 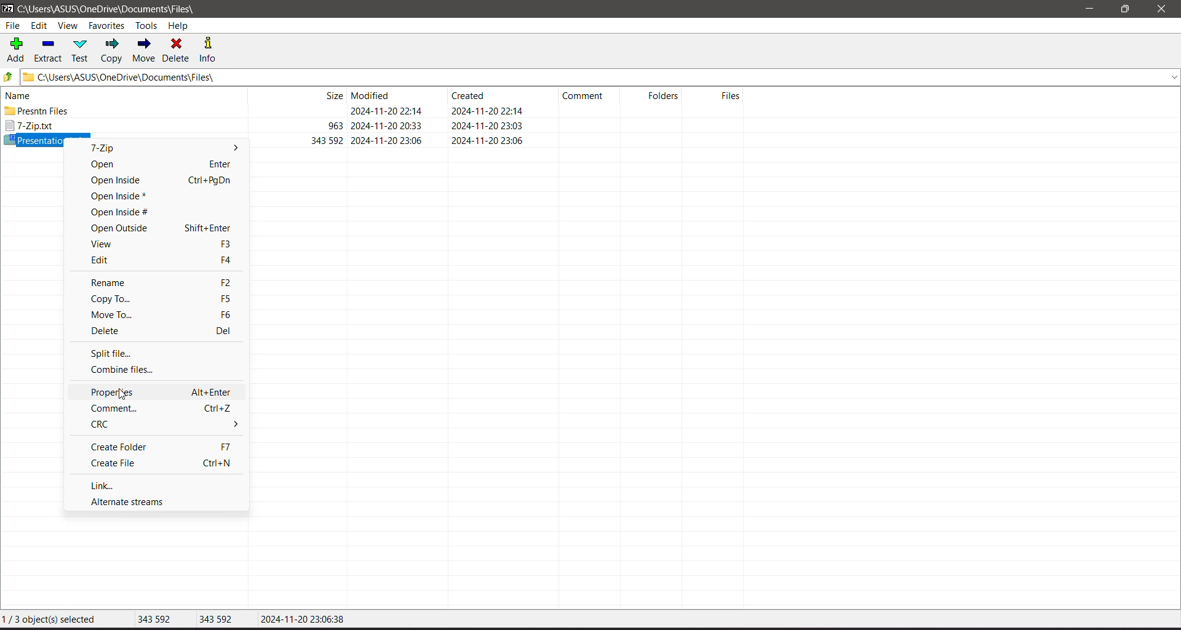 What do you see at coordinates (146, 180) in the screenshot?
I see `Open Inside` at bounding box center [146, 180].